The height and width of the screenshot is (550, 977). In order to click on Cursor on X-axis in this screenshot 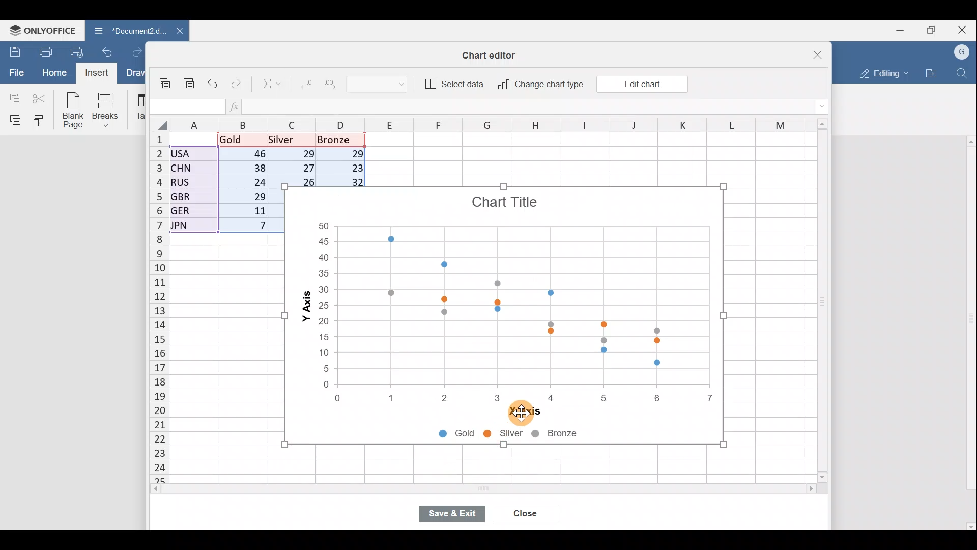, I will do `click(520, 413)`.